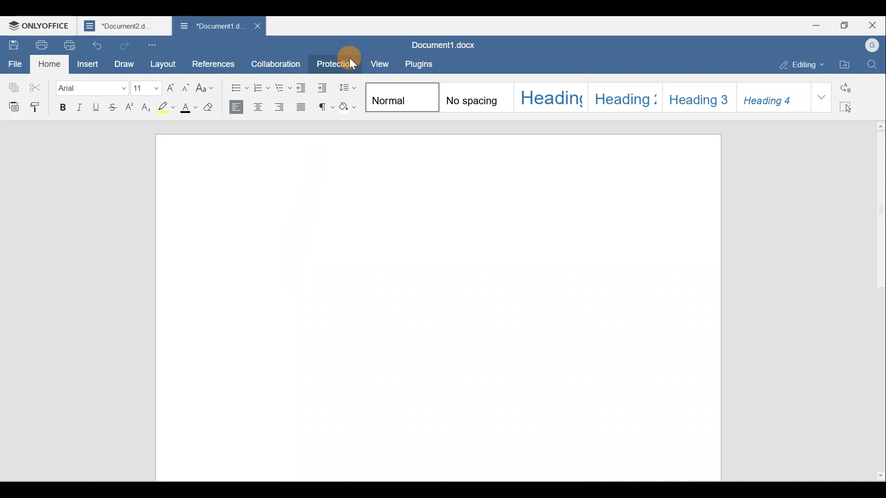 The width and height of the screenshot is (886, 498). What do you see at coordinates (847, 64) in the screenshot?
I see `Open file location` at bounding box center [847, 64].